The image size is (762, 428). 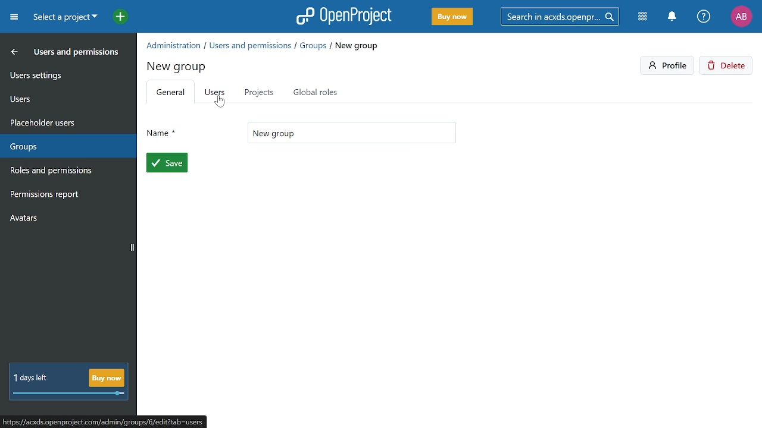 What do you see at coordinates (114, 16) in the screenshot?
I see `Open quick add menu` at bounding box center [114, 16].